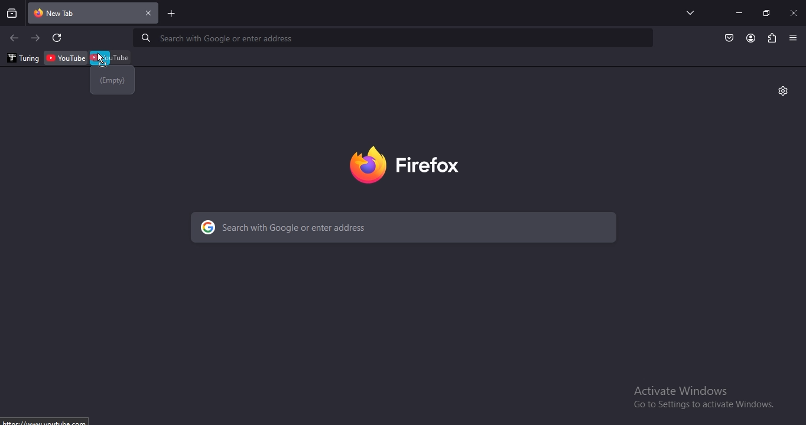 This screenshot has height=425, width=806. Describe the element at coordinates (172, 15) in the screenshot. I see `new tab` at that location.